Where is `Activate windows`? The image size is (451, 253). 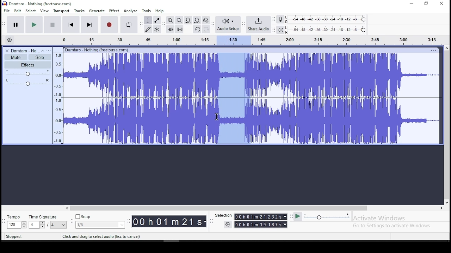 Activate windows is located at coordinates (378, 218).